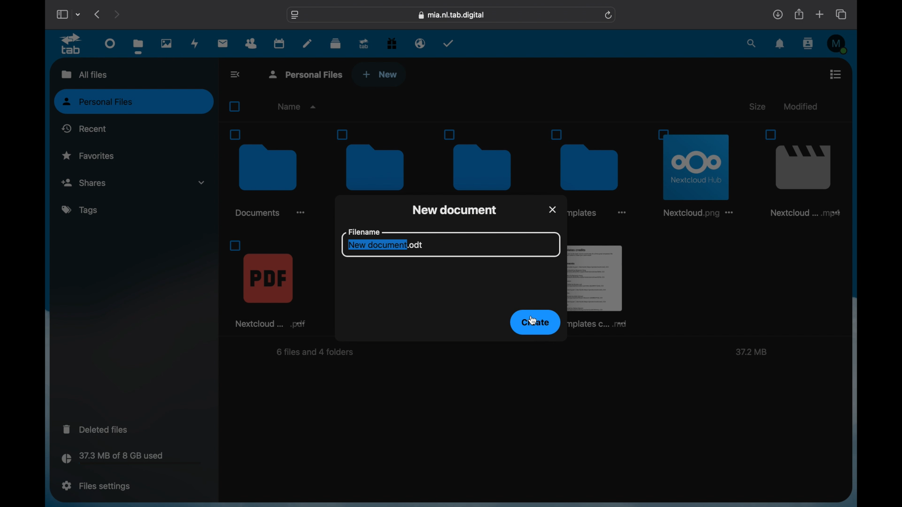 The image size is (902, 507). Describe the element at coordinates (800, 14) in the screenshot. I see `share` at that location.